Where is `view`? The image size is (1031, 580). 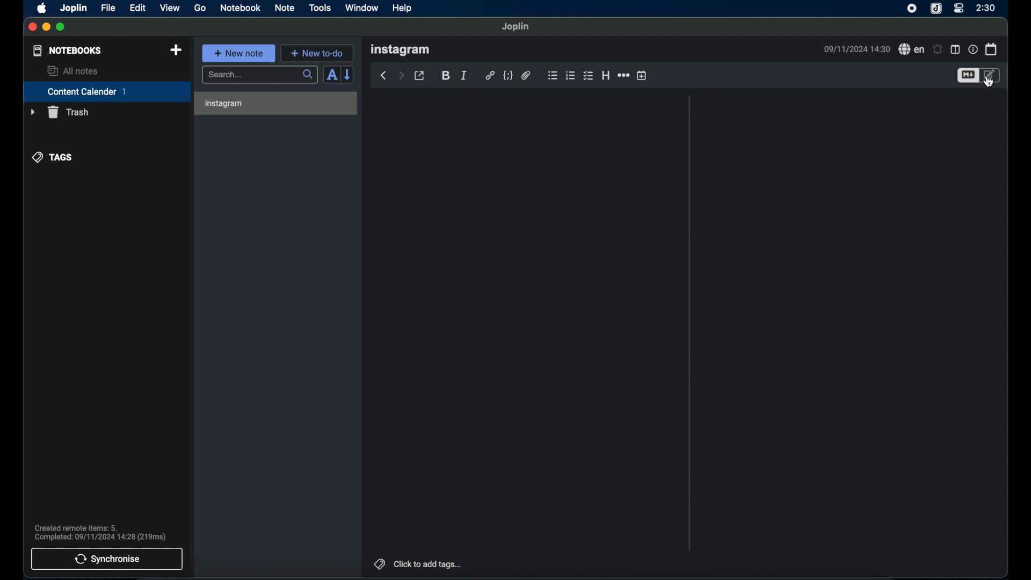
view is located at coordinates (170, 8).